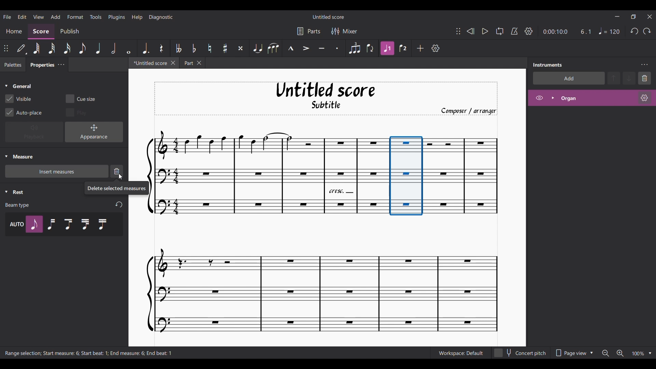 This screenshot has height=369, width=656. Describe the element at coordinates (520, 353) in the screenshot. I see `Toggle for Concert pitch` at that location.